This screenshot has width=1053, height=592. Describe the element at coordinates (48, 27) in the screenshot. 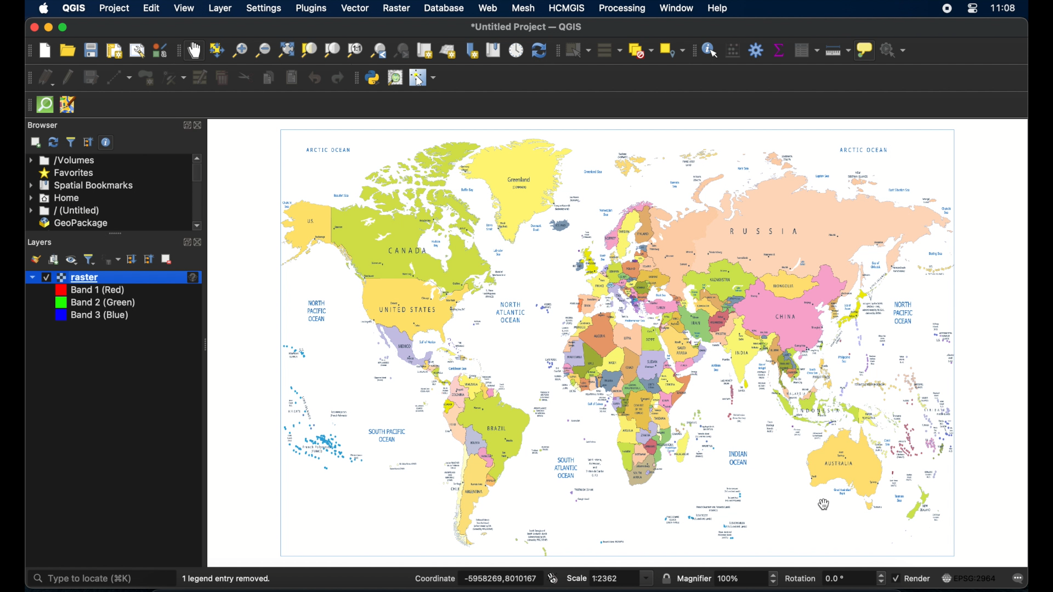

I see `minimize` at that location.